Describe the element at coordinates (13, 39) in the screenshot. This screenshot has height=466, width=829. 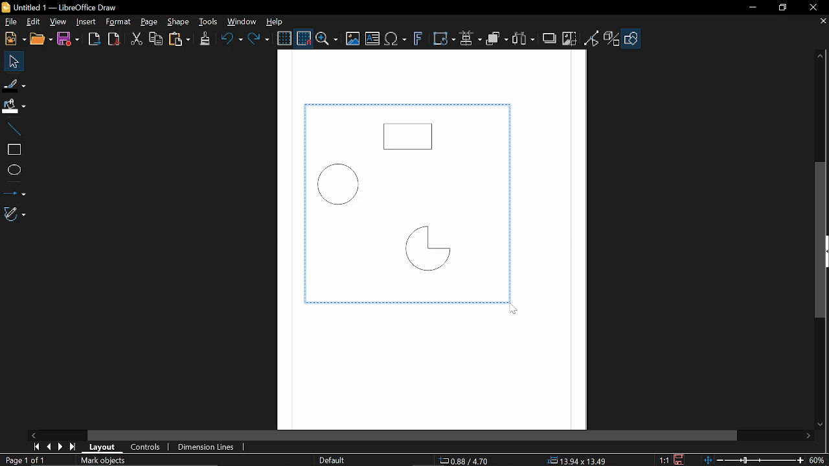
I see `New` at that location.